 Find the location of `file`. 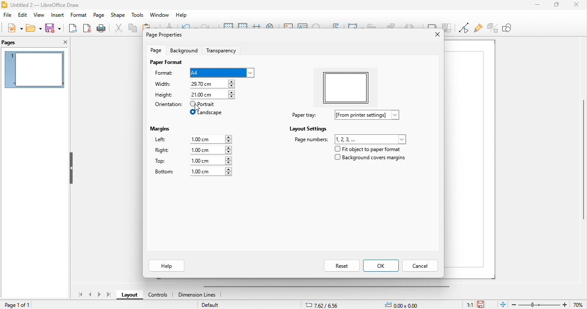

file is located at coordinates (7, 15).